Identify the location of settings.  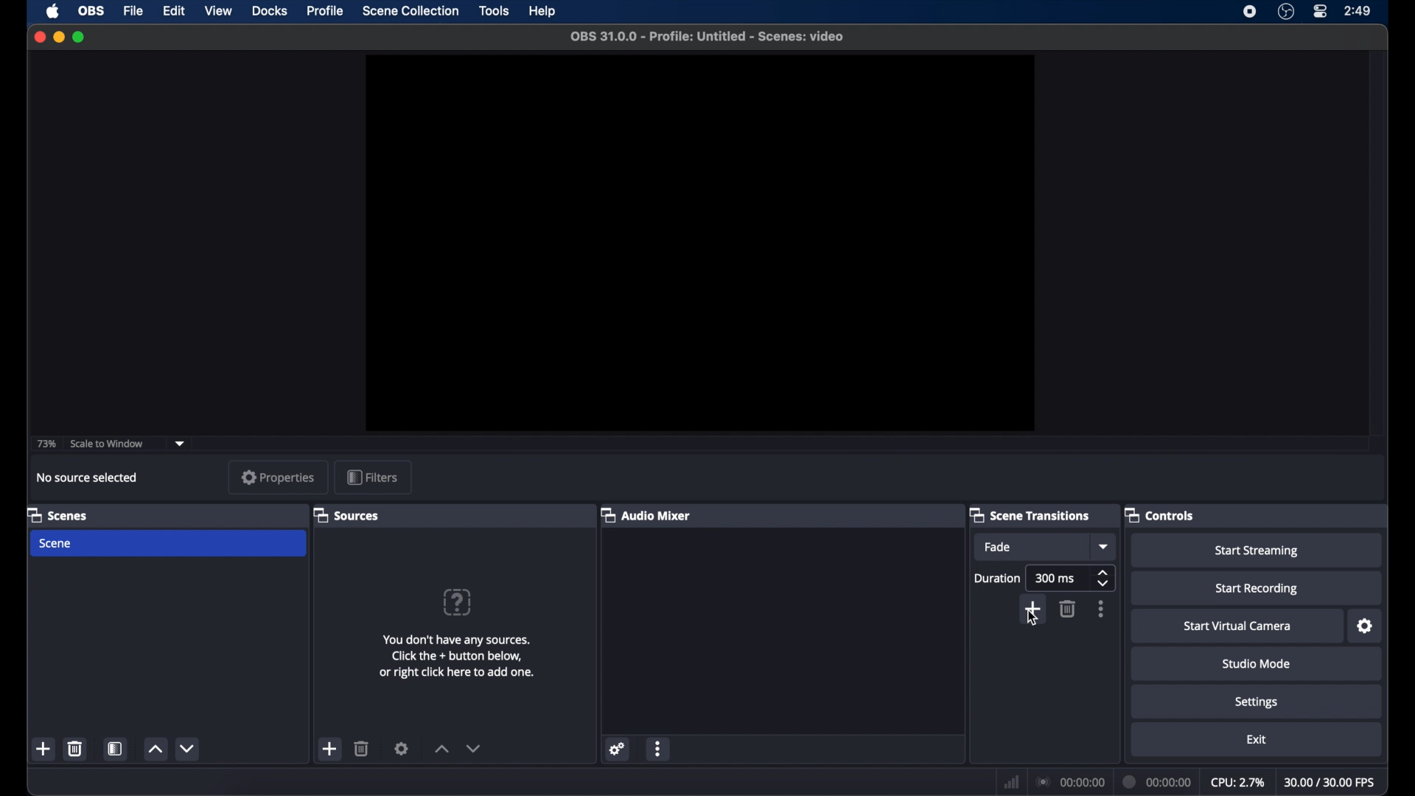
(401, 748).